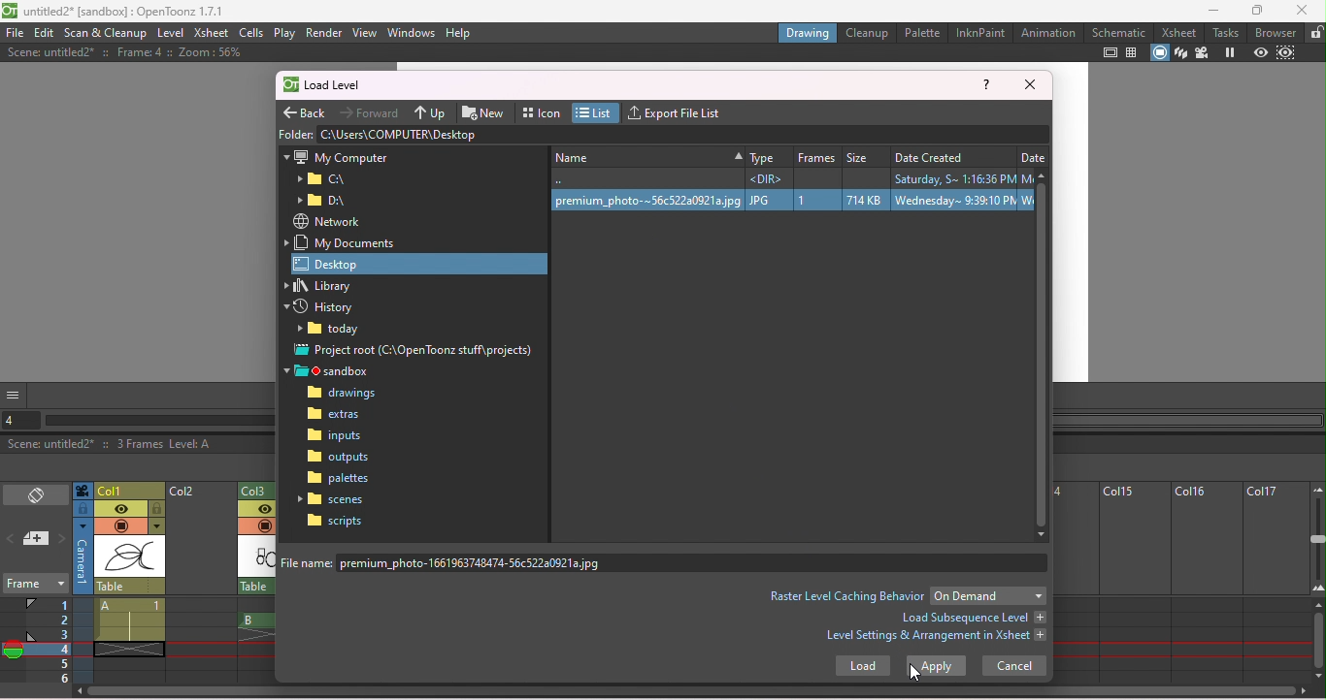  Describe the element at coordinates (372, 111) in the screenshot. I see `Forward` at that location.